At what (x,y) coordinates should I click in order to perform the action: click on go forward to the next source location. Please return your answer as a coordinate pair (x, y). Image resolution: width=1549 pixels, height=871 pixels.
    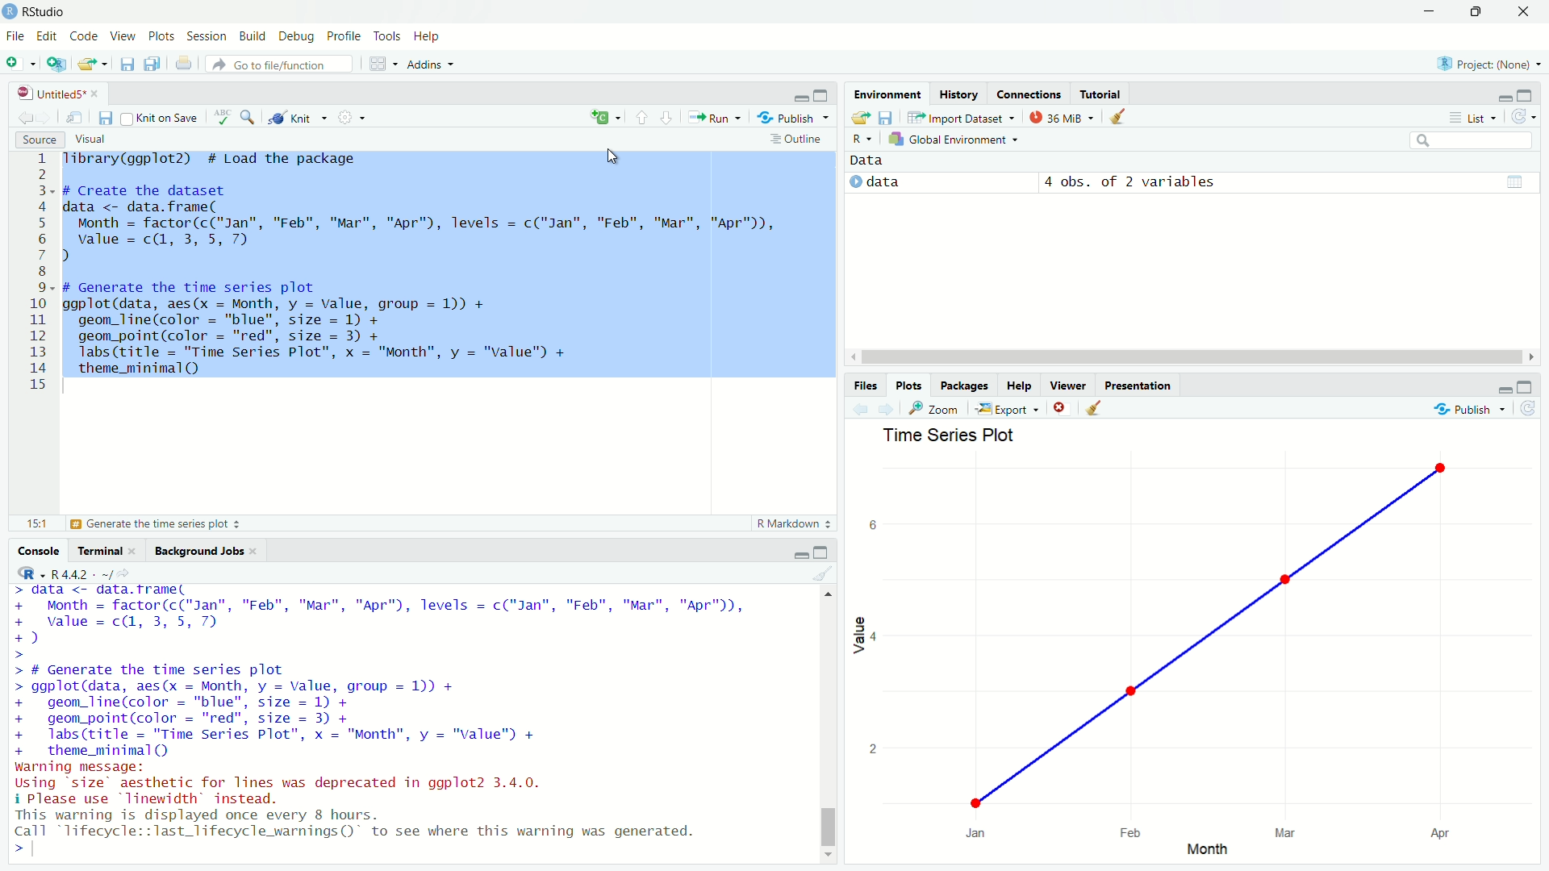
    Looking at the image, I should click on (50, 118).